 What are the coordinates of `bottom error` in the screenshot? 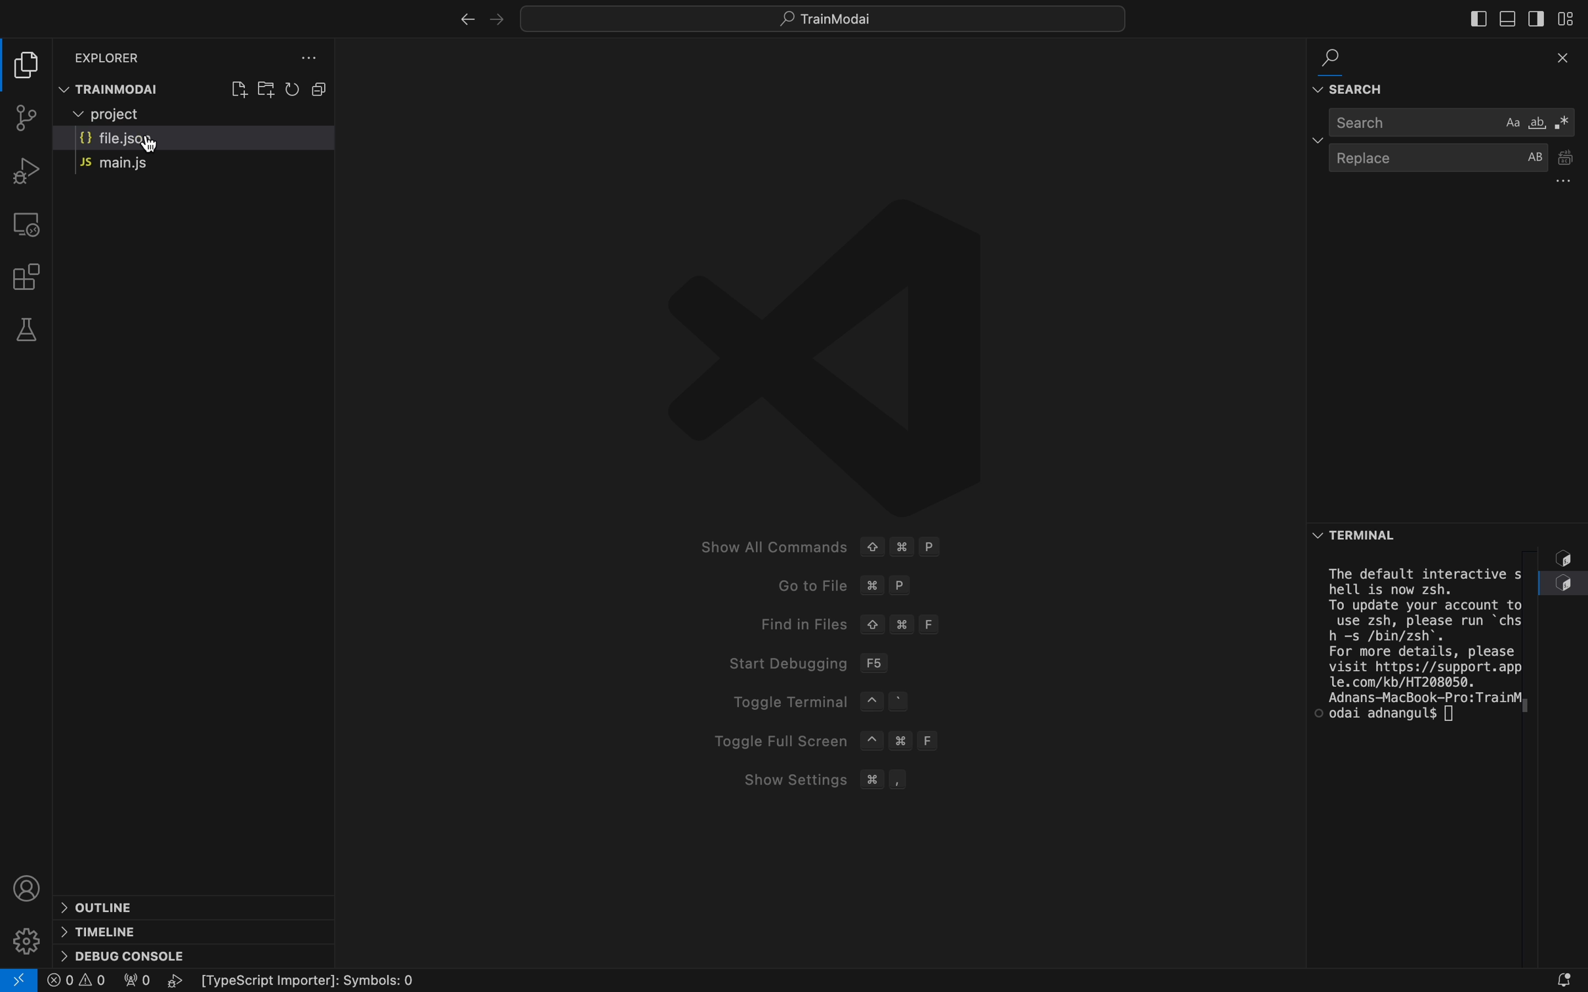 It's located at (1565, 577).